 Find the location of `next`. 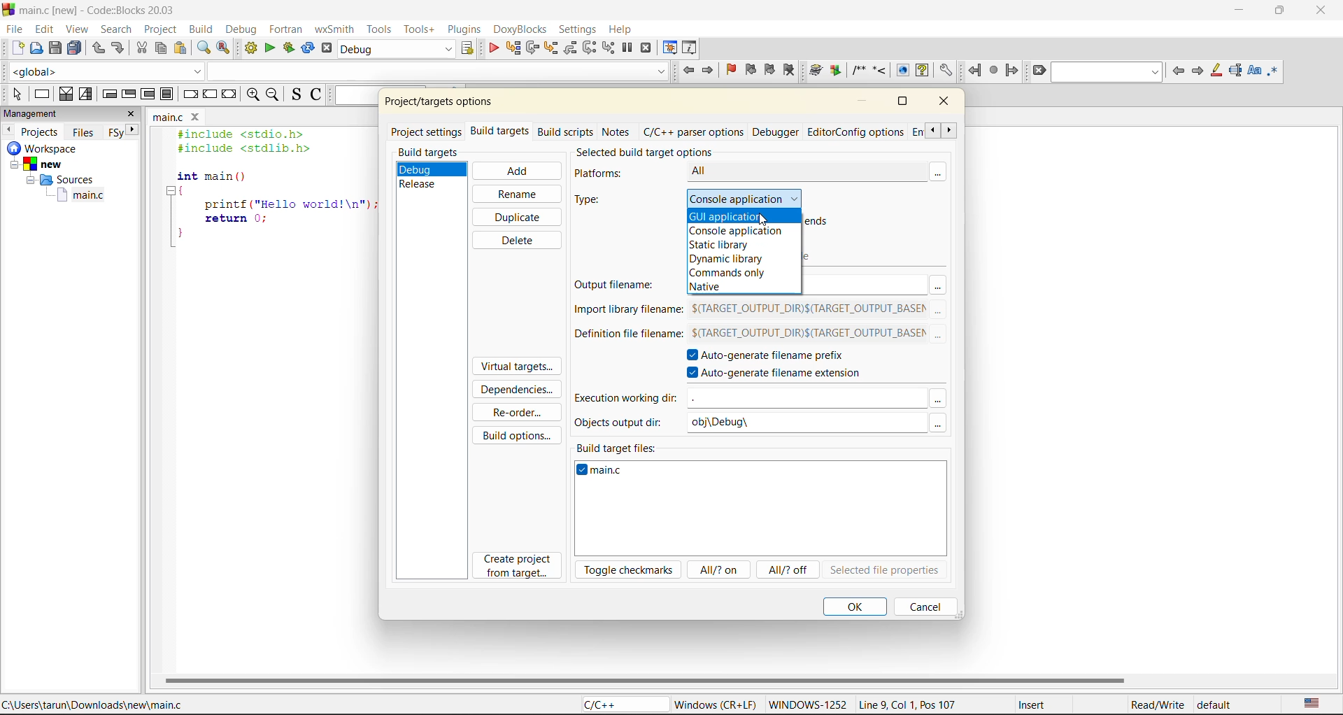

next is located at coordinates (1197, 73).